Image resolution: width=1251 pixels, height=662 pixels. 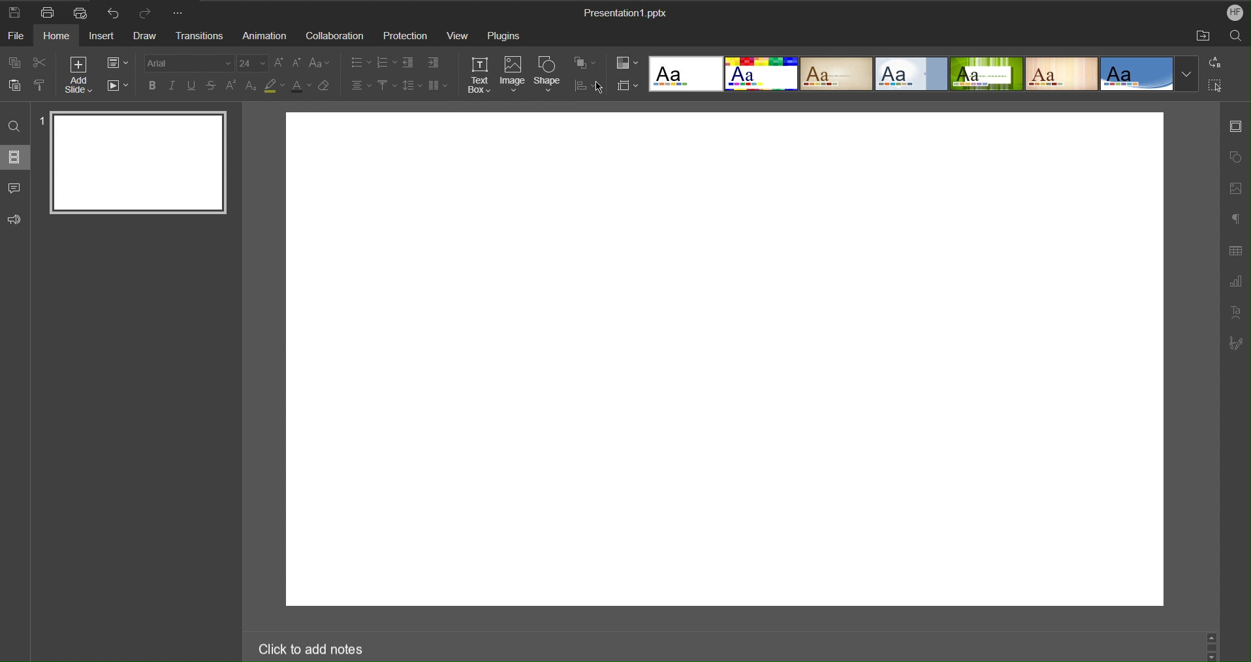 I want to click on Feedback and Support, so click(x=16, y=221).